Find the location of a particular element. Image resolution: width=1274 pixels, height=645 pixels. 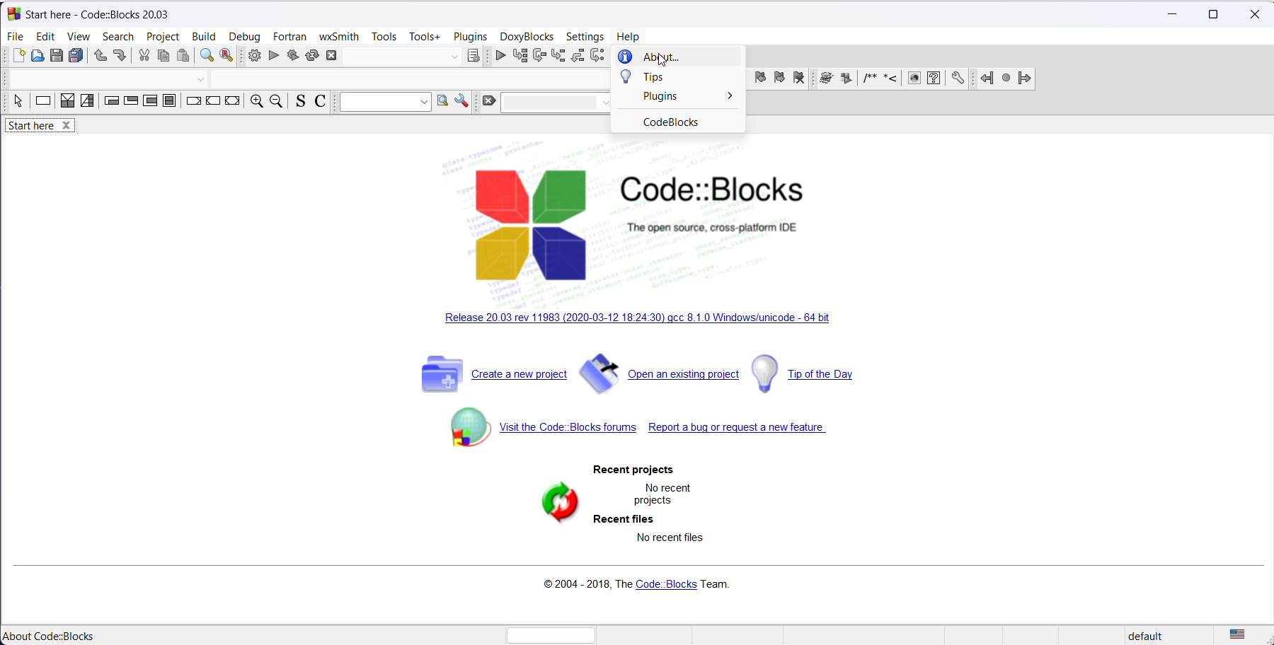

run is located at coordinates (271, 57).